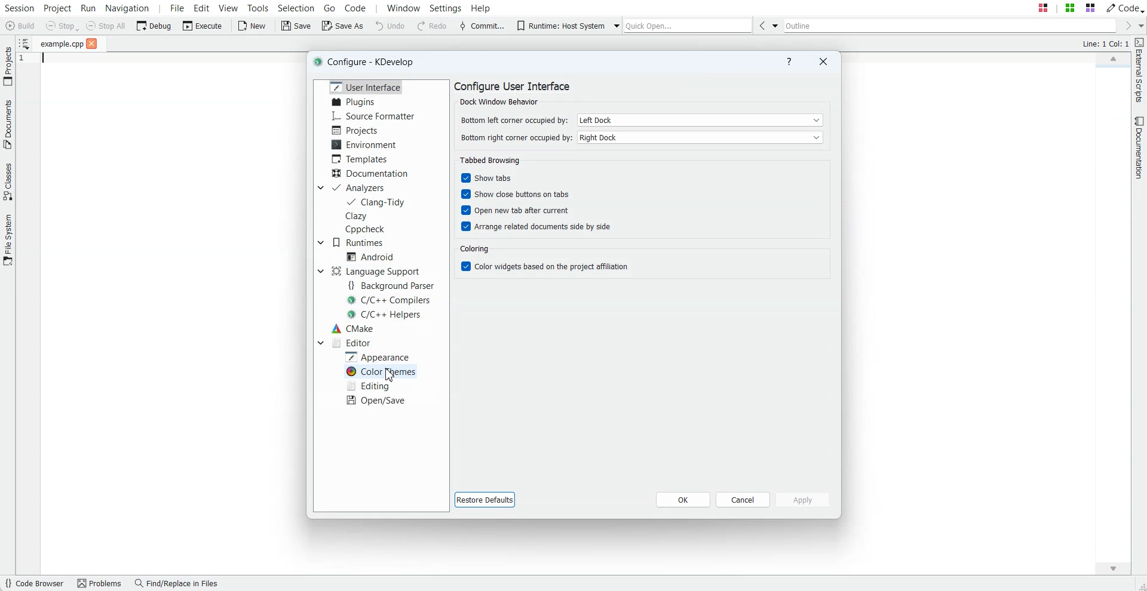 This screenshot has width=1147, height=591. What do you see at coordinates (101, 584) in the screenshot?
I see `Problems` at bounding box center [101, 584].